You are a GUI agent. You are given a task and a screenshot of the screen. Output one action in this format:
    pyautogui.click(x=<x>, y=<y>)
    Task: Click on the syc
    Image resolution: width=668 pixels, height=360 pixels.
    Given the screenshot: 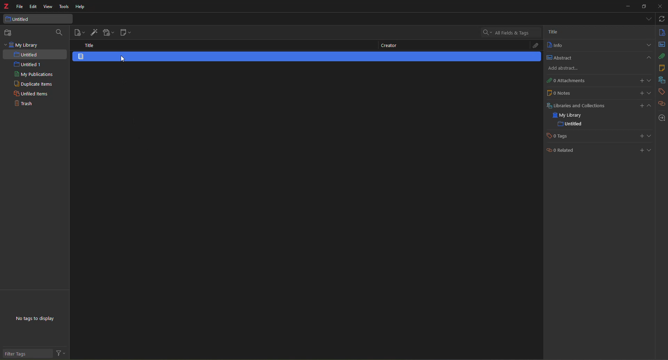 What is the action you would take?
    pyautogui.click(x=661, y=19)
    